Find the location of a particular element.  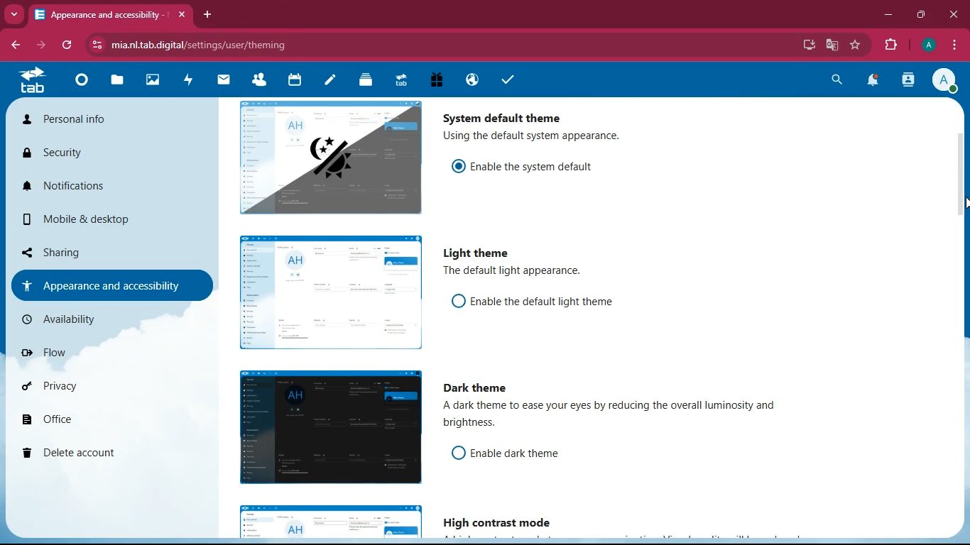

tab is located at coordinates (99, 14).